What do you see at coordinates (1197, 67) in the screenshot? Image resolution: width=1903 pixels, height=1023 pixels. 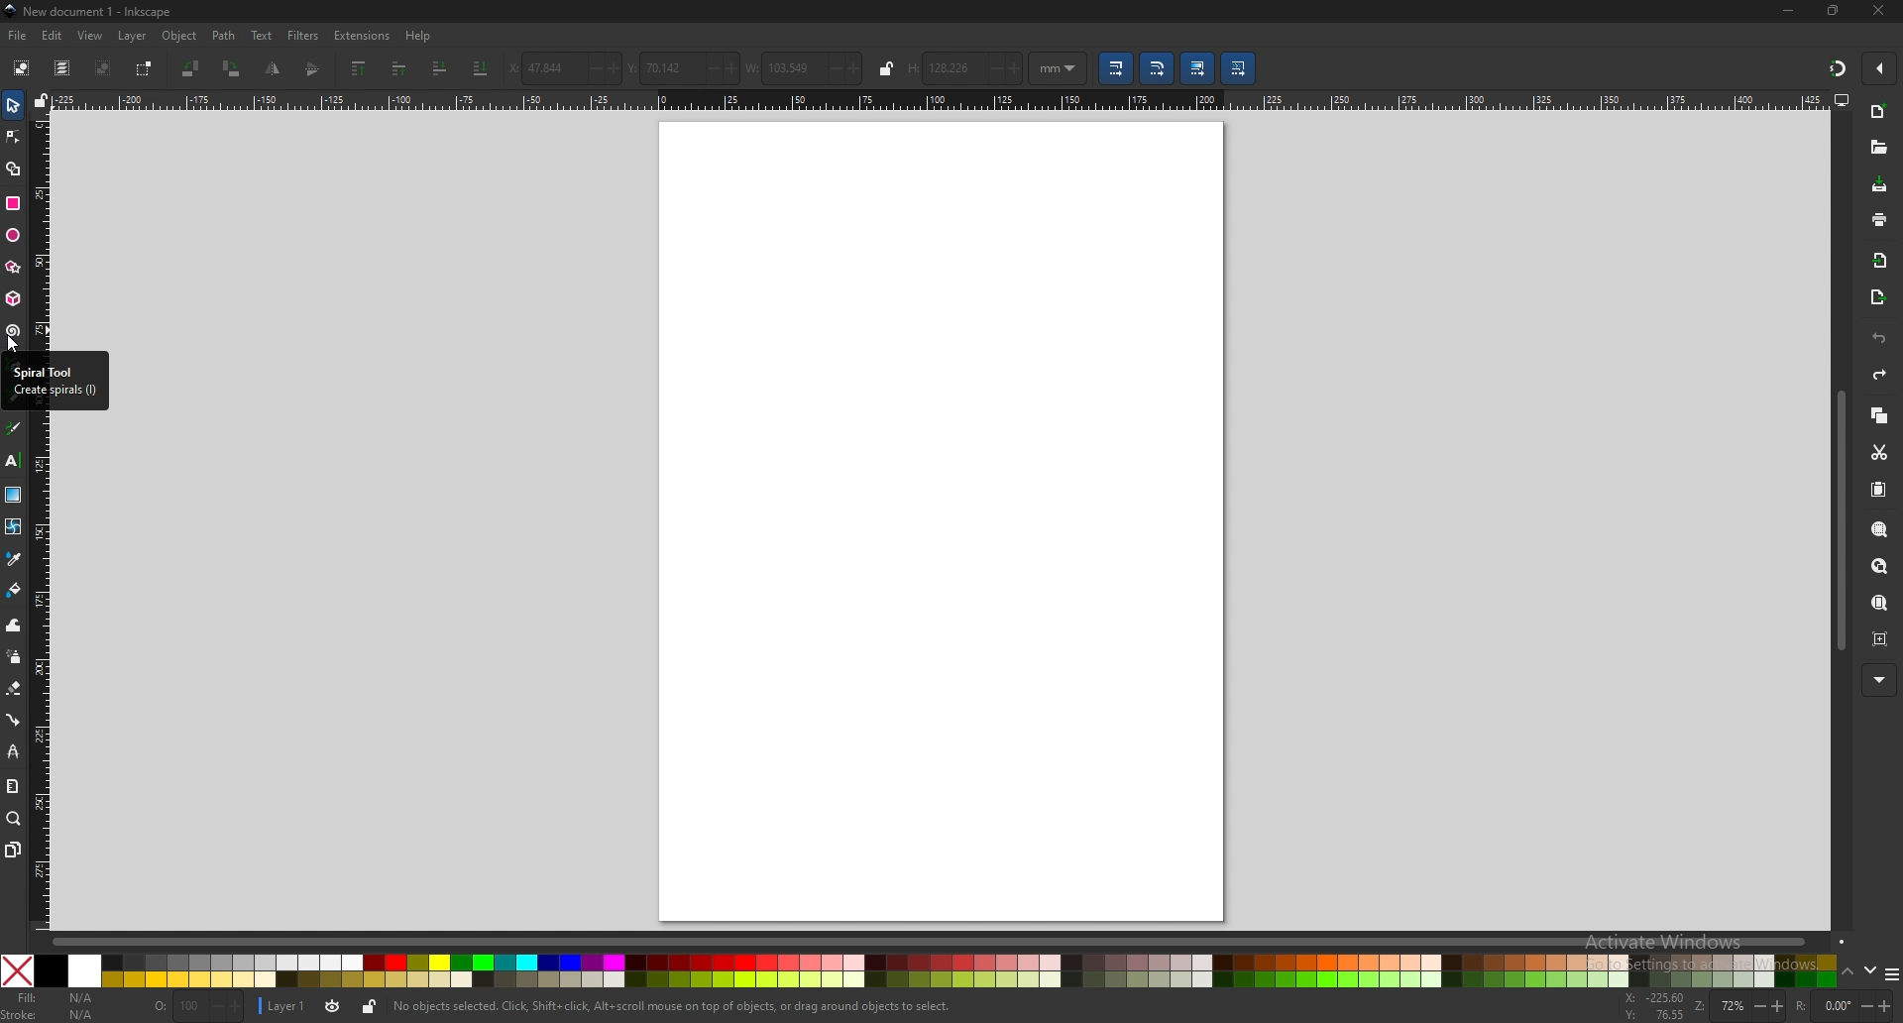 I see `move gradient` at bounding box center [1197, 67].